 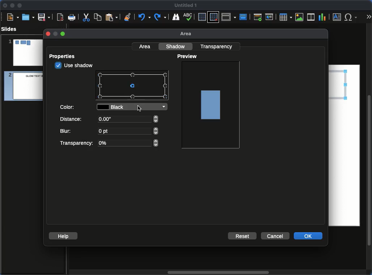 What do you see at coordinates (47, 34) in the screenshot?
I see `close` at bounding box center [47, 34].